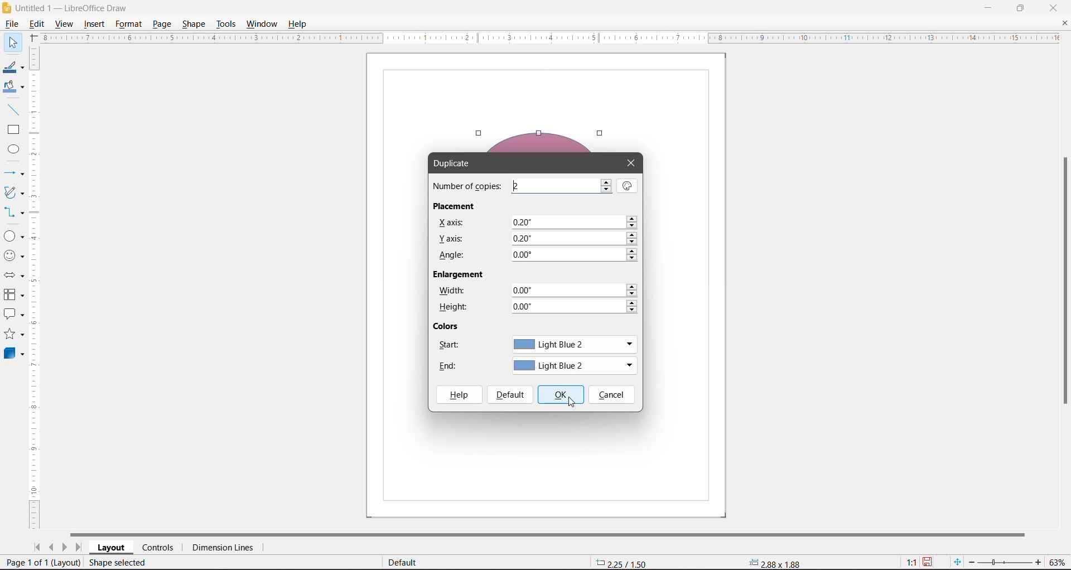 The width and height of the screenshot is (1071, 570). I want to click on Lines and Arrows, so click(14, 173).